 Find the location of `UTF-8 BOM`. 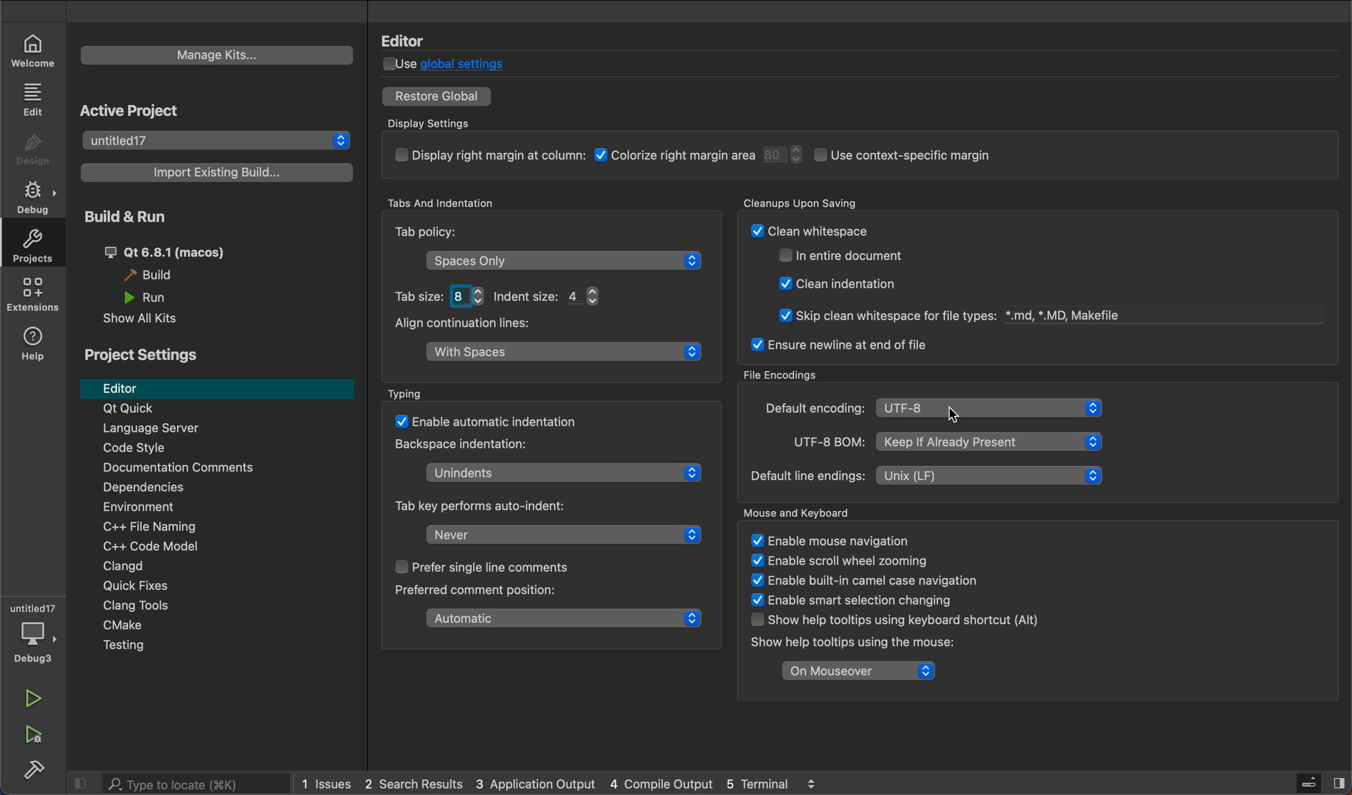

UTF-8 BOM is located at coordinates (949, 441).